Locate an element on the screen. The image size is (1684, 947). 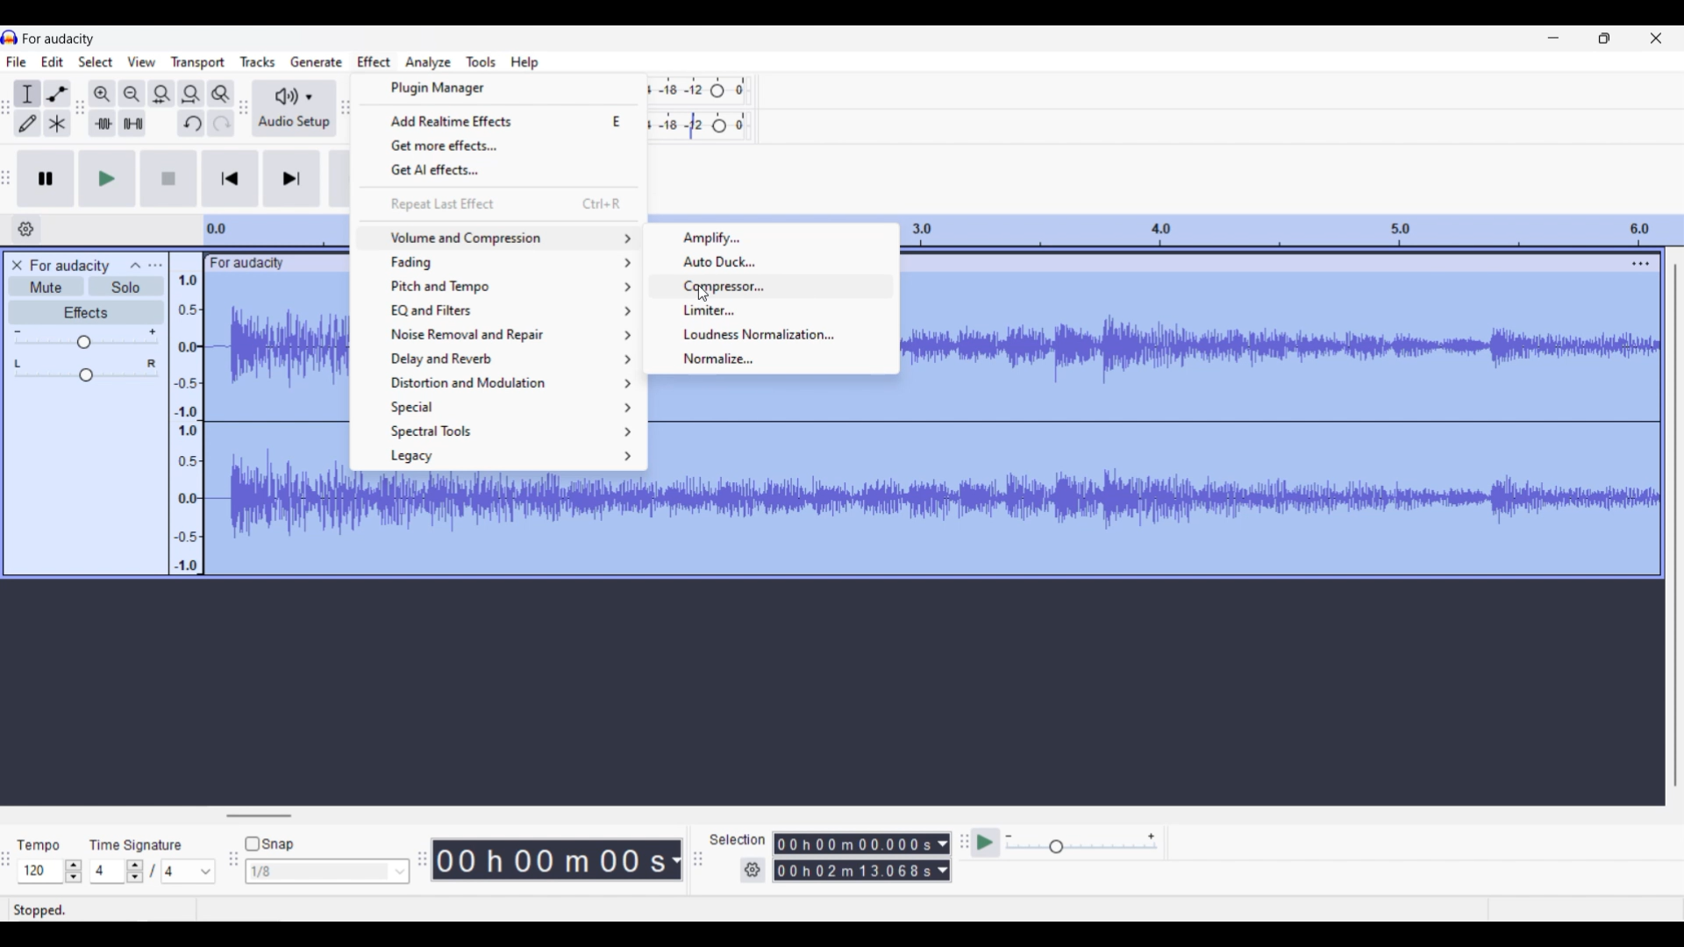
Multi tool is located at coordinates (56, 123).